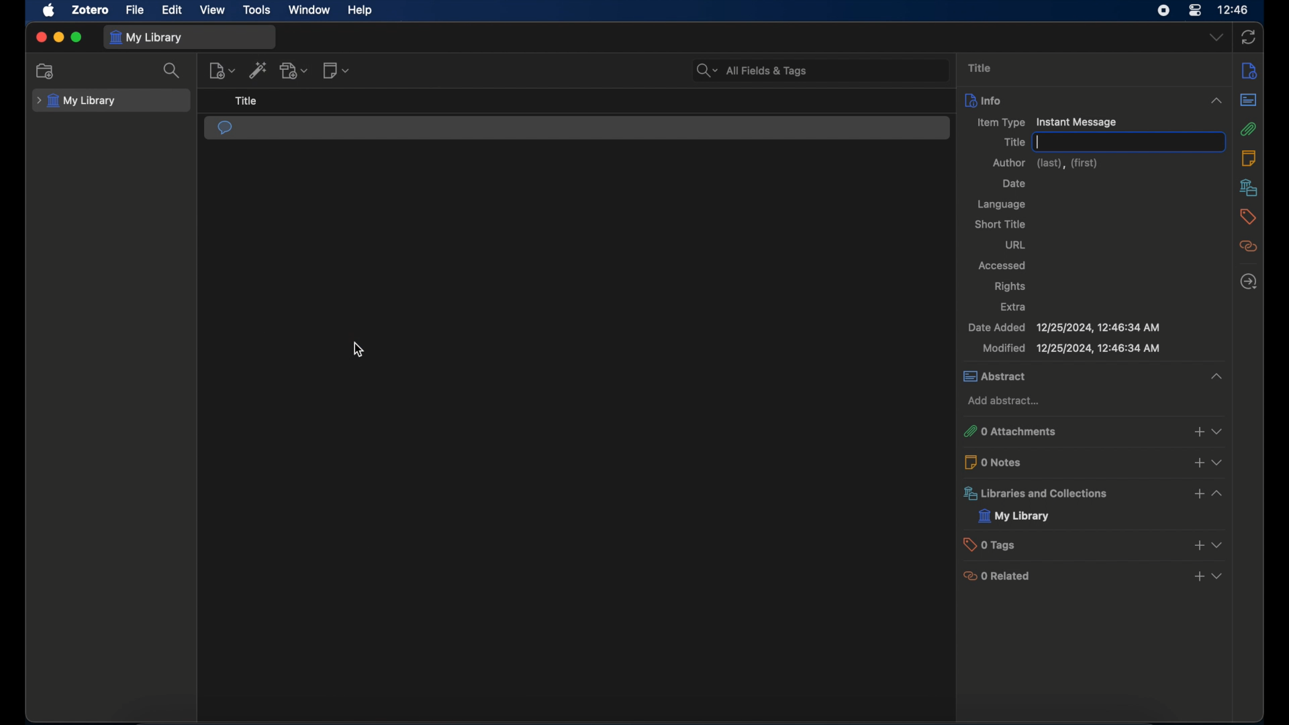  What do you see at coordinates (1045, 162) in the screenshot?
I see `author` at bounding box center [1045, 162].